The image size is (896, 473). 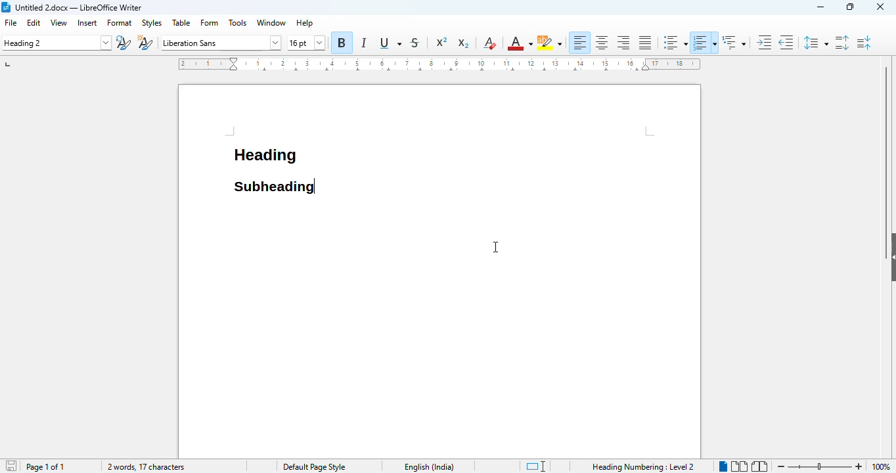 I want to click on align right, so click(x=623, y=43).